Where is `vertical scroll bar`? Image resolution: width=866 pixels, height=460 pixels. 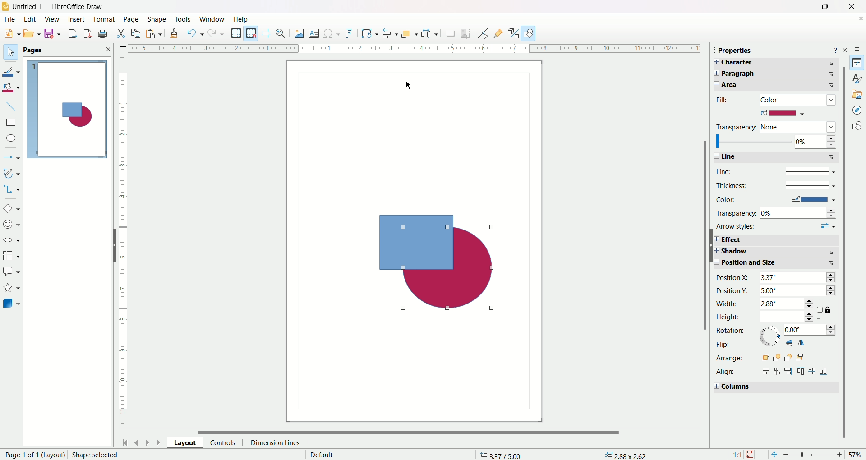 vertical scroll bar is located at coordinates (704, 252).